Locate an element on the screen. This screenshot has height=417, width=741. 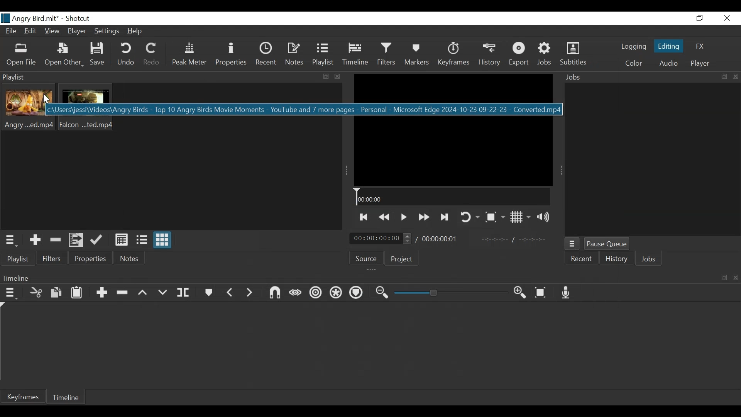
Filters is located at coordinates (388, 55).